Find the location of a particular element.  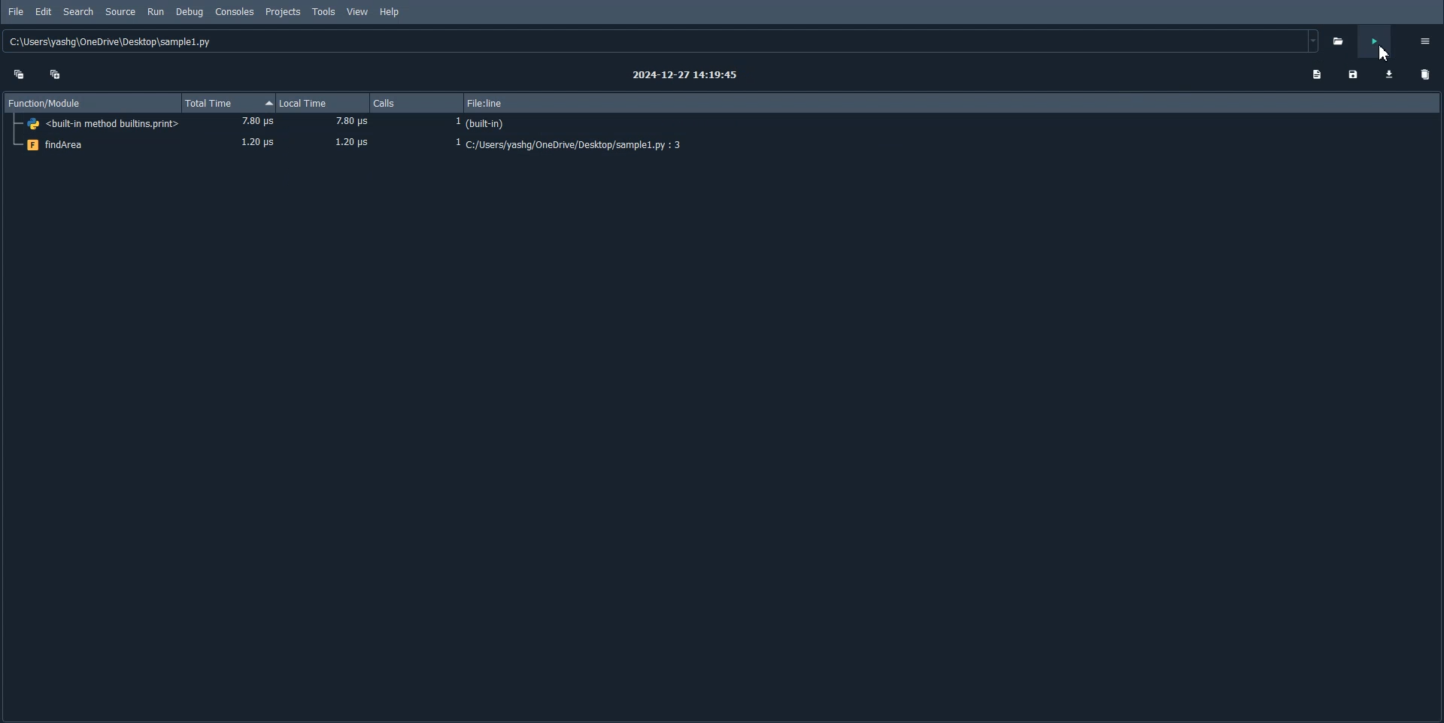

Clear comparison is located at coordinates (1426, 74).